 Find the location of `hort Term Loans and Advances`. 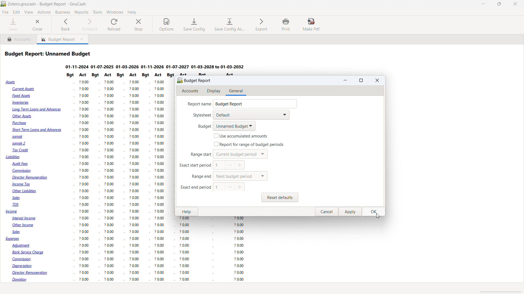

hort Term Loans and Advances is located at coordinates (36, 130).